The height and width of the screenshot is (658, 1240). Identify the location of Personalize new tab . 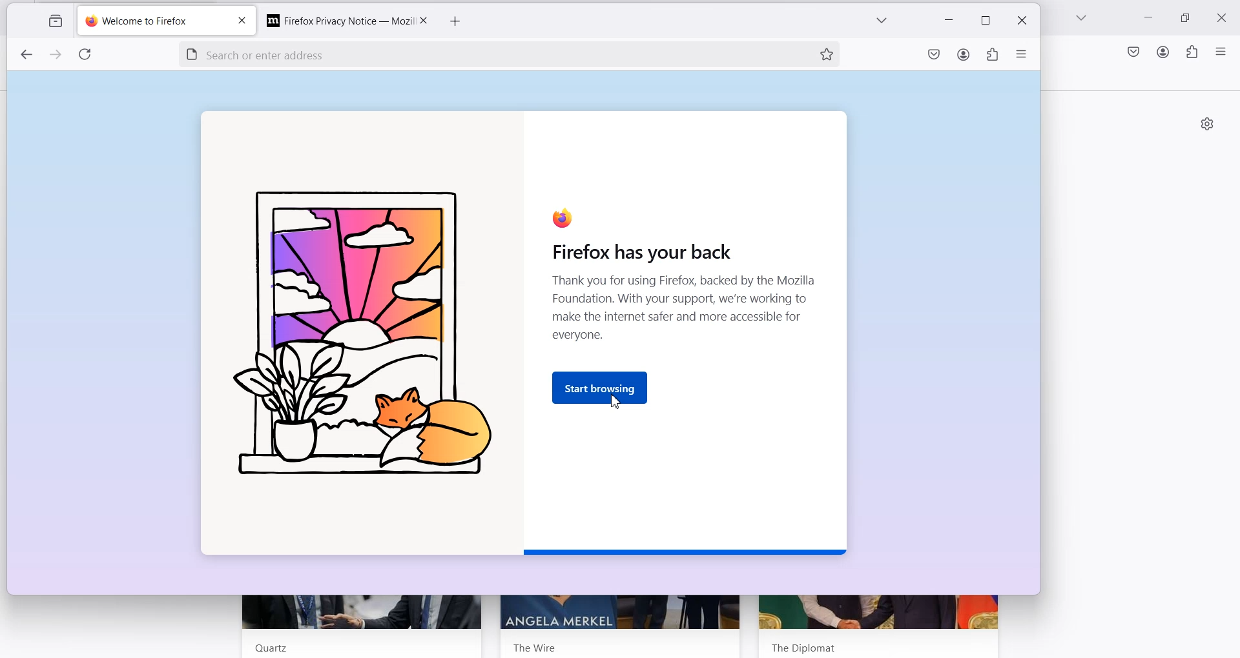
(1207, 123).